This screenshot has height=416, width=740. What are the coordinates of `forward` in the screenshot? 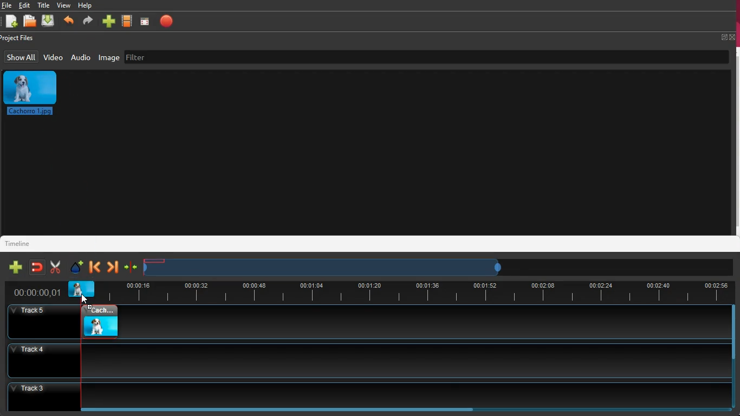 It's located at (113, 265).